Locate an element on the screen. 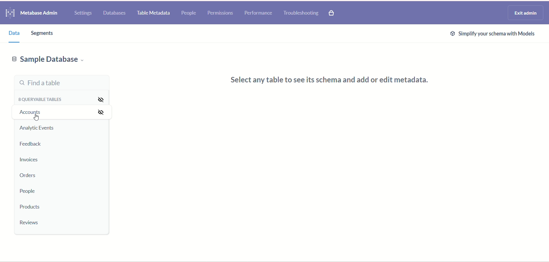 The image size is (549, 262). paid features is located at coordinates (332, 14).